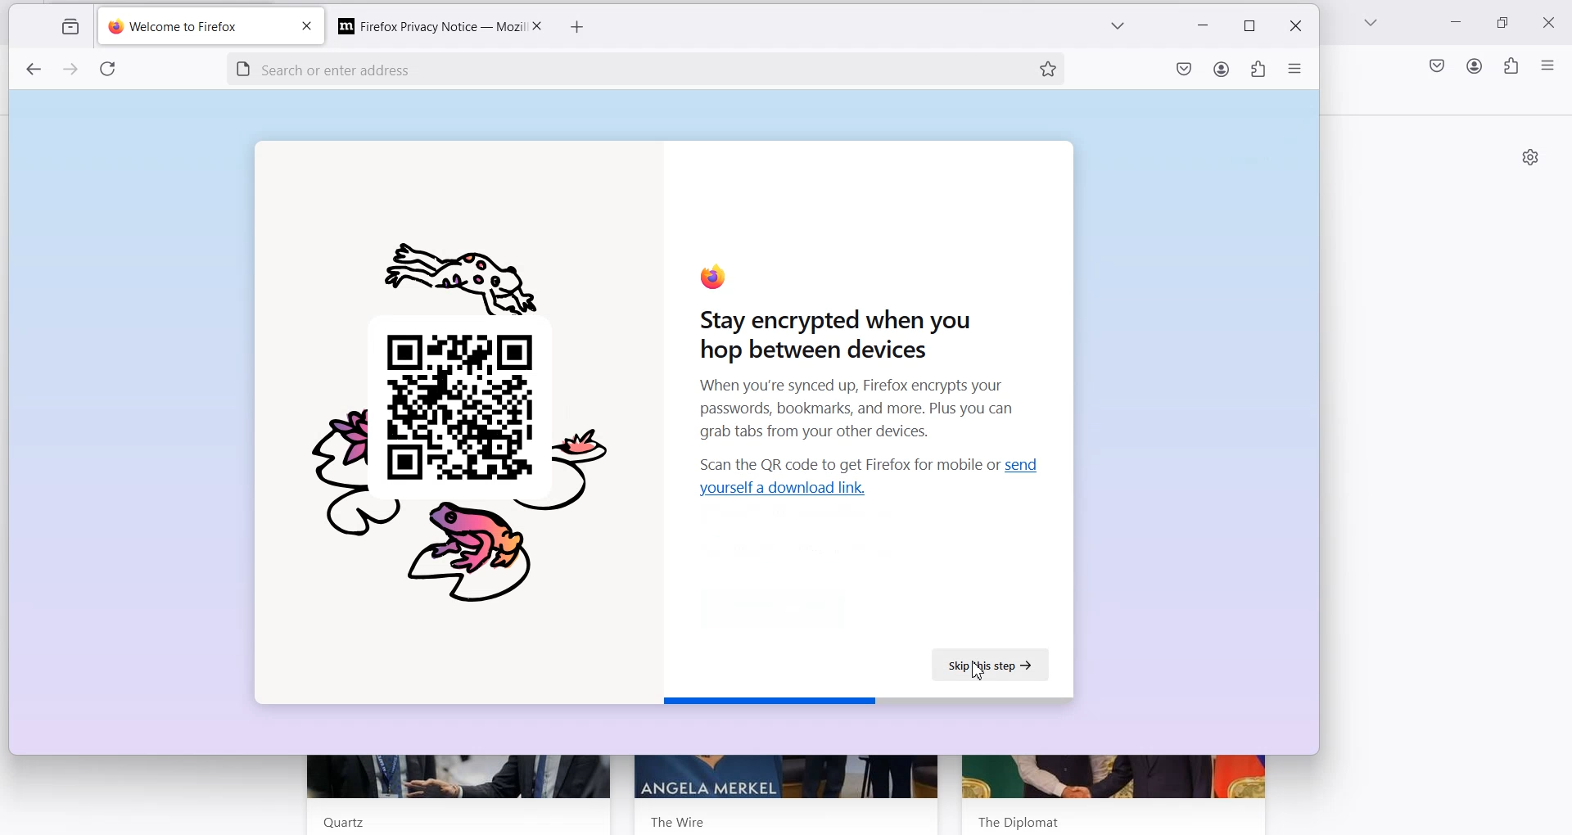 This screenshot has height=835, width=1572. Describe the element at coordinates (1530, 156) in the screenshot. I see `Personalize new tab ` at that location.